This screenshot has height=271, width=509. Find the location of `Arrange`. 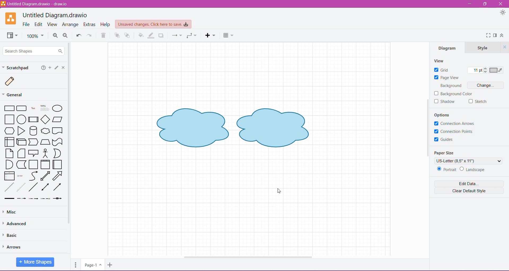

Arrange is located at coordinates (71, 25).